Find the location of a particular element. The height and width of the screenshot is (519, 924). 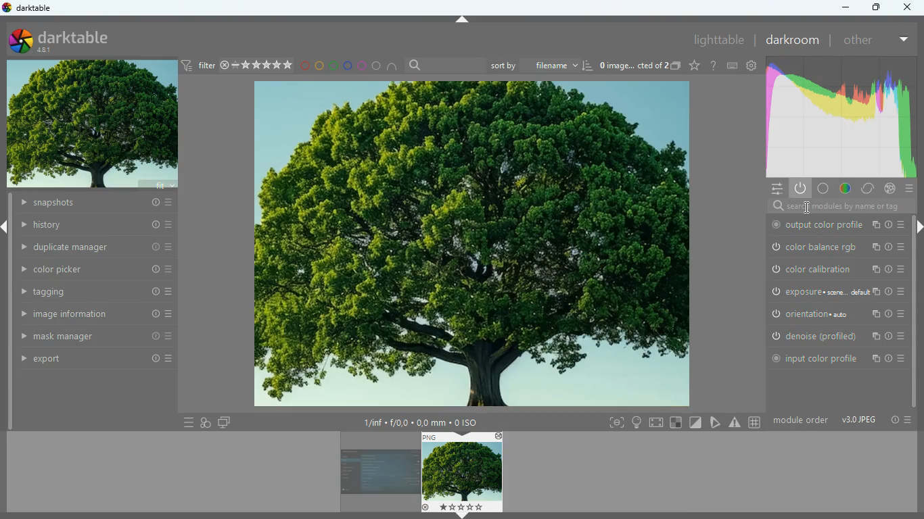

semi circle is located at coordinates (393, 66).